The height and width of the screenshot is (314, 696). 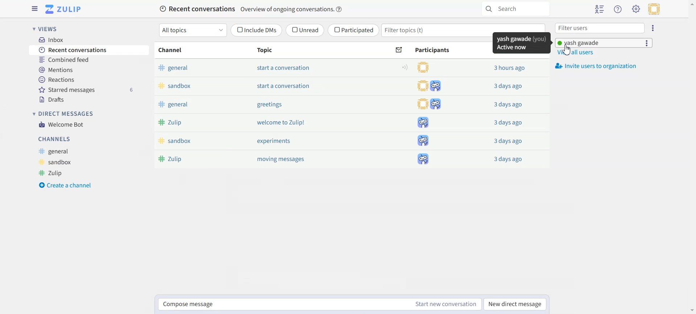 I want to click on New direct message, so click(x=515, y=305).